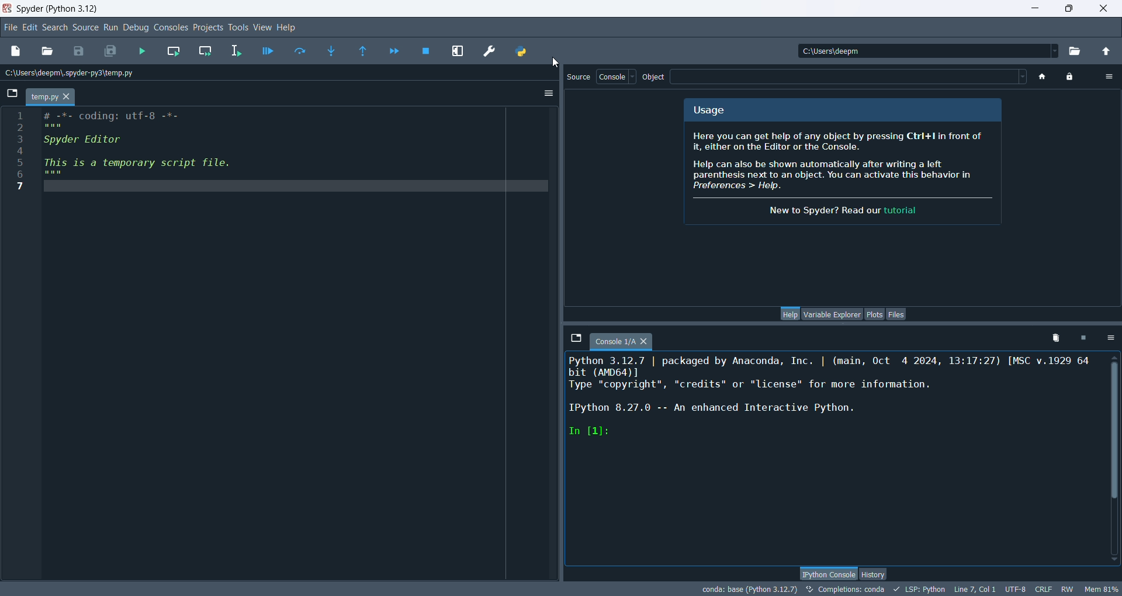  Describe the element at coordinates (175, 53) in the screenshot. I see `run current cell` at that location.